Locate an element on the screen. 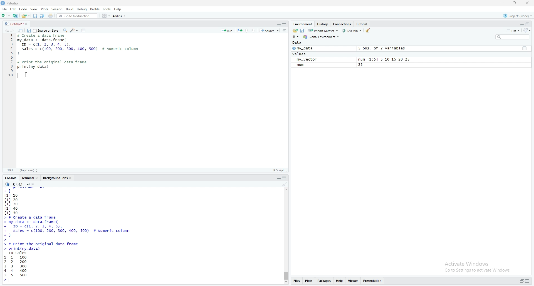 This screenshot has width=534, height=286. show in new window is located at coordinates (22, 31).